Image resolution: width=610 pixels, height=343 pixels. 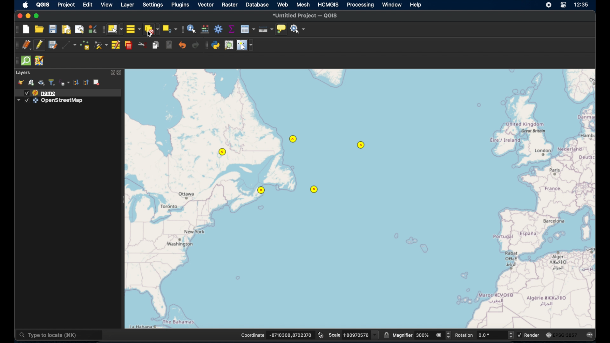 I want to click on drag handle, so click(x=15, y=45).